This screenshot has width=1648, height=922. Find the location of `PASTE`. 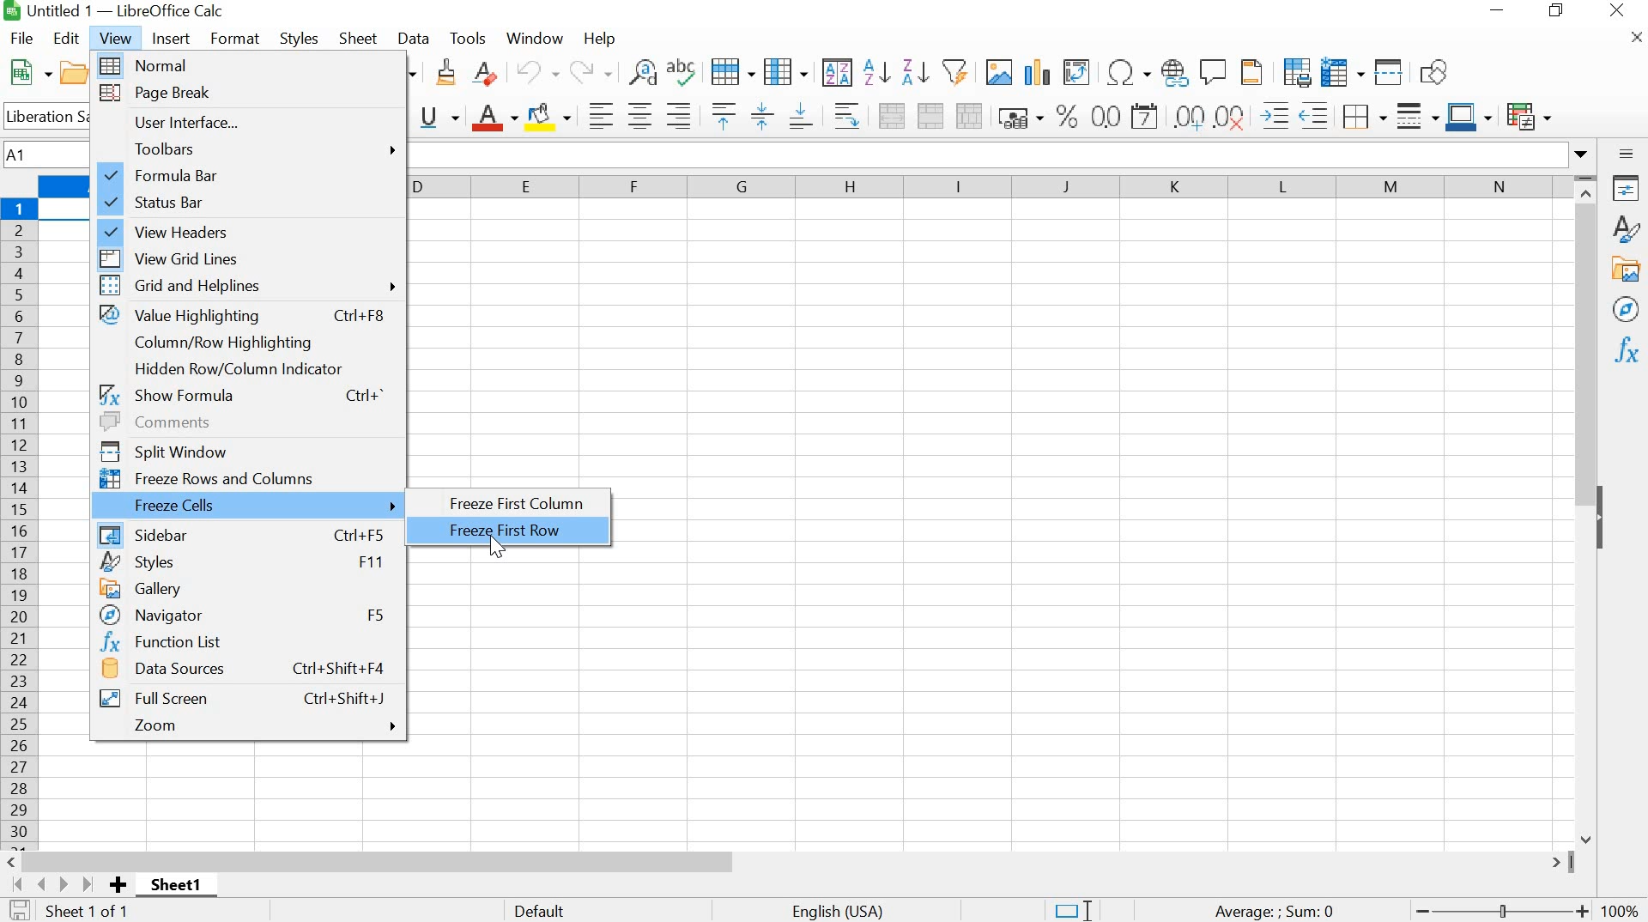

PASTE is located at coordinates (412, 72).